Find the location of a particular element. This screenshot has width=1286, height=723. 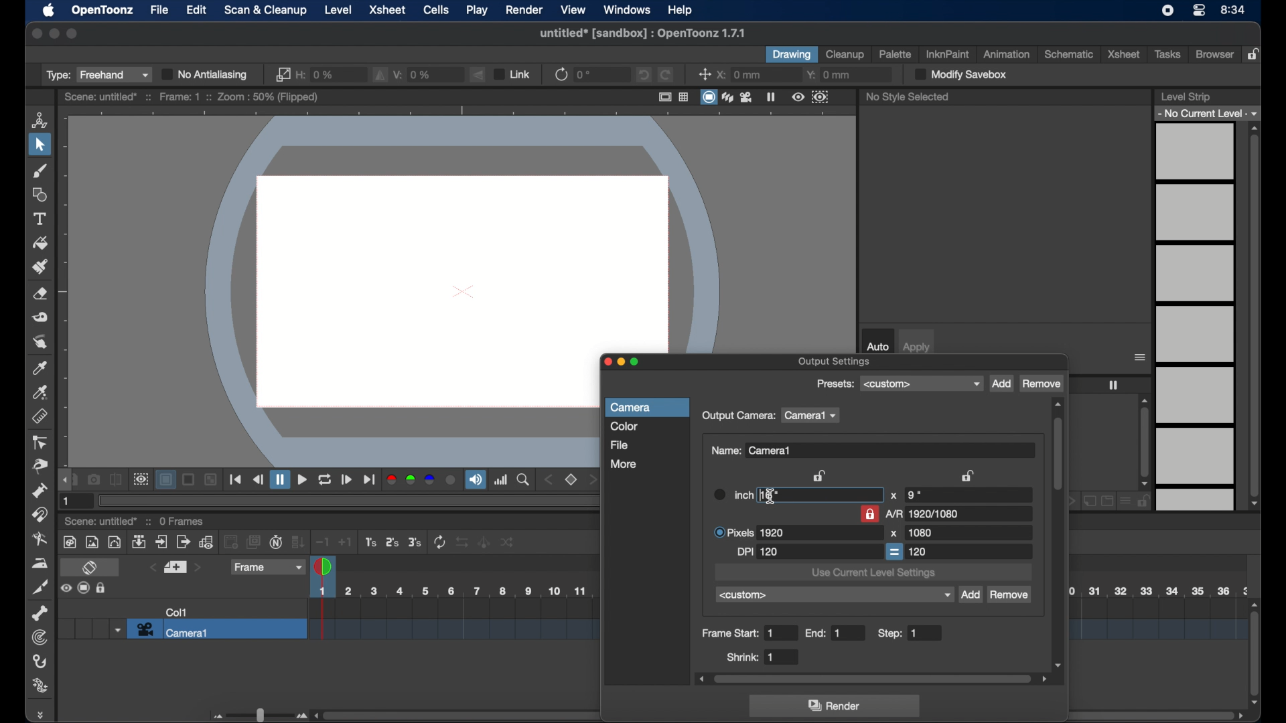

 is located at coordinates (102, 588).